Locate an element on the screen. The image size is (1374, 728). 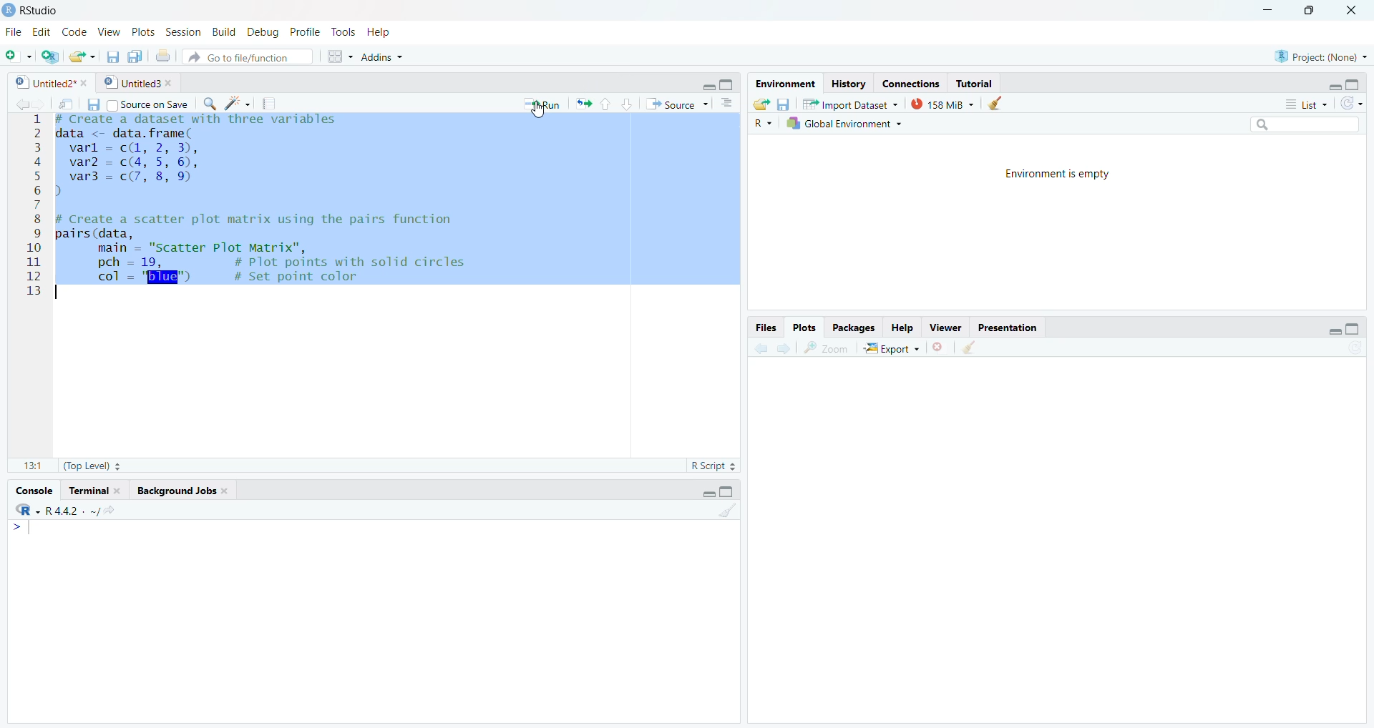
Source on Save is located at coordinates (151, 102).